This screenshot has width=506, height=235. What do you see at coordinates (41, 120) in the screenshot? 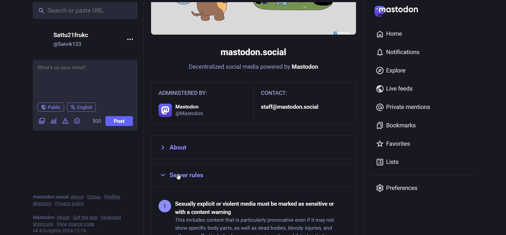
I see `image/video` at bounding box center [41, 120].